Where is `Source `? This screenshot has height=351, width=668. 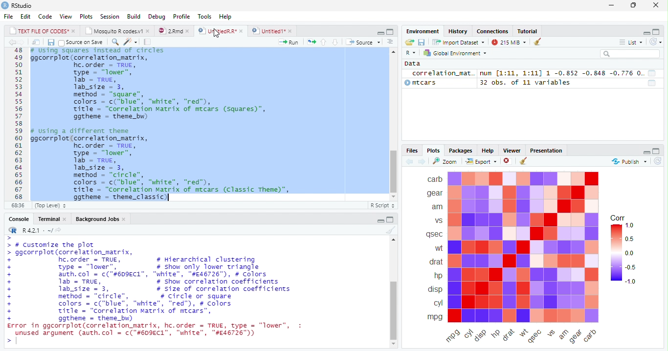 Source  is located at coordinates (366, 43).